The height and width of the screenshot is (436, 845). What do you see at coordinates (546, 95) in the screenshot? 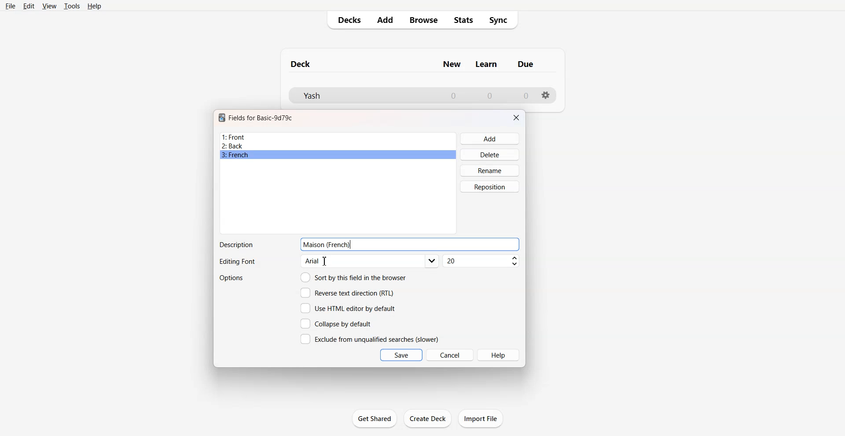
I see `Settings` at bounding box center [546, 95].